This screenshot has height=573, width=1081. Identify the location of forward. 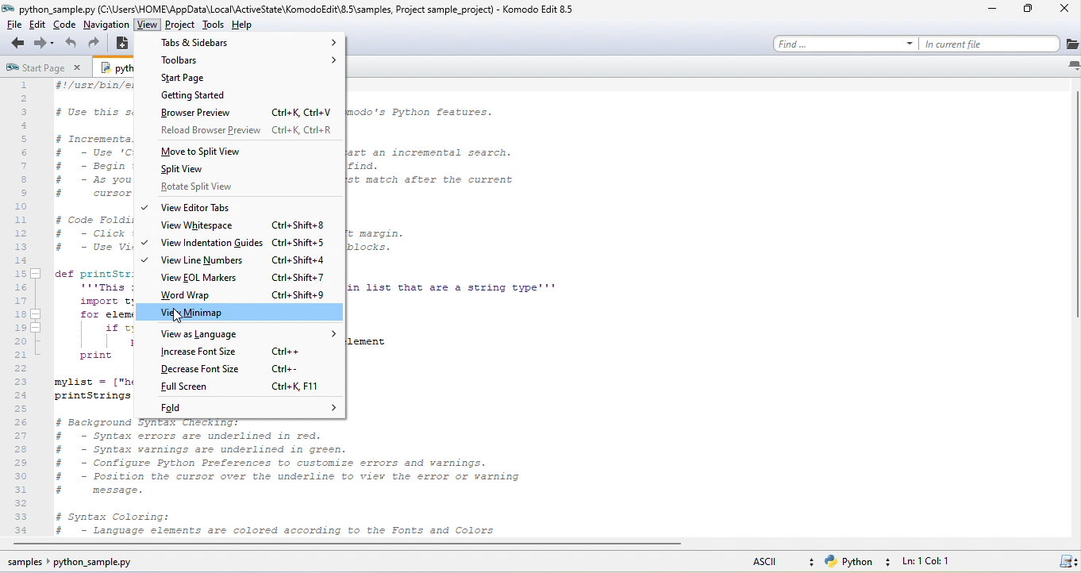
(46, 46).